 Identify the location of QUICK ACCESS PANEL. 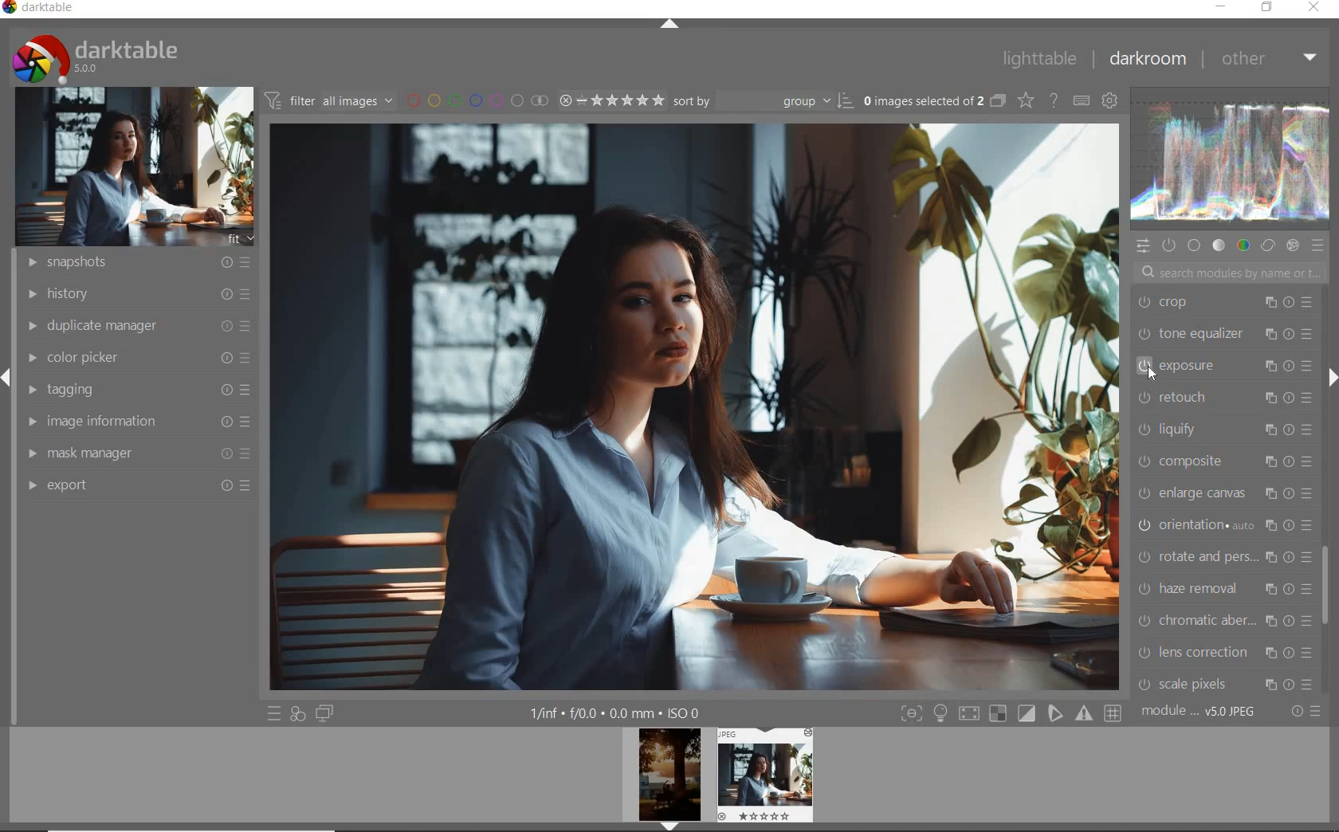
(1142, 246).